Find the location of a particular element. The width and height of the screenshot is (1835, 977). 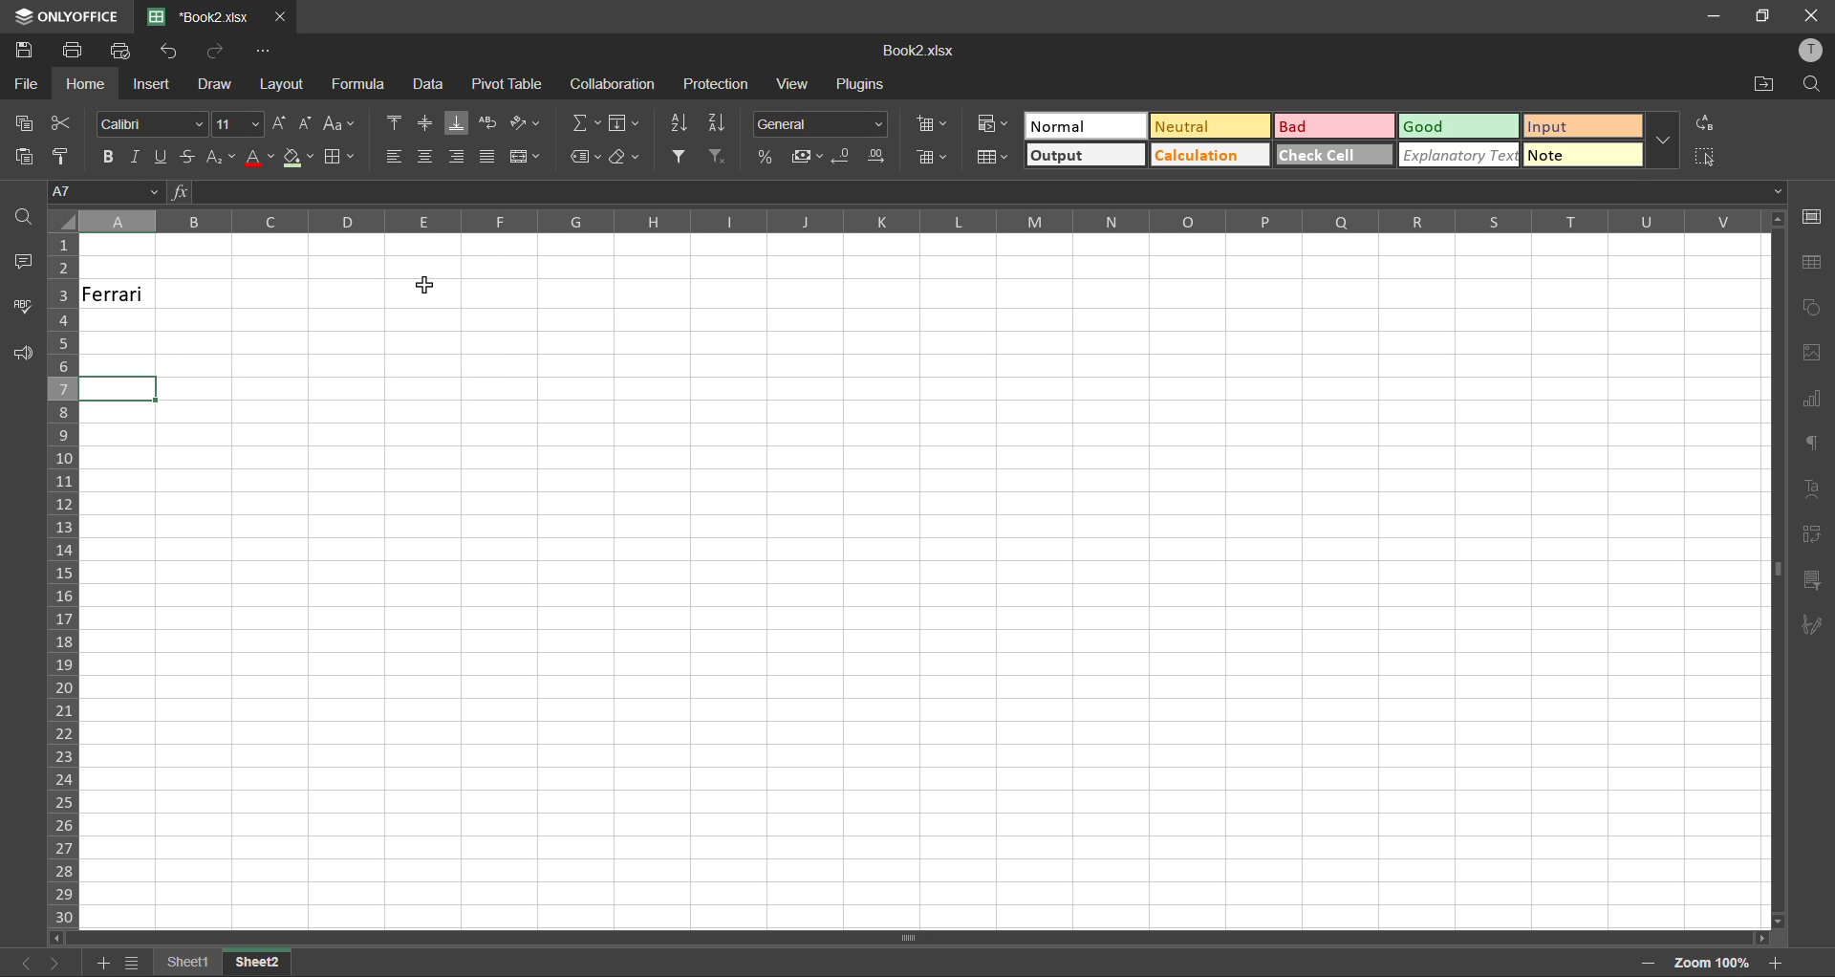

italic is located at coordinates (139, 152).